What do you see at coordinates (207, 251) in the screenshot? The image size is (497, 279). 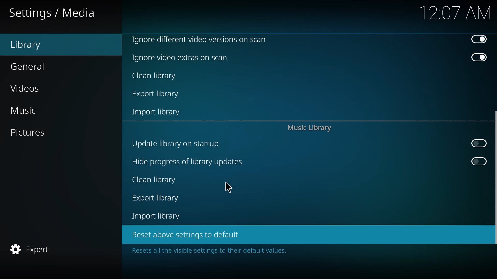 I see `info` at bounding box center [207, 251].